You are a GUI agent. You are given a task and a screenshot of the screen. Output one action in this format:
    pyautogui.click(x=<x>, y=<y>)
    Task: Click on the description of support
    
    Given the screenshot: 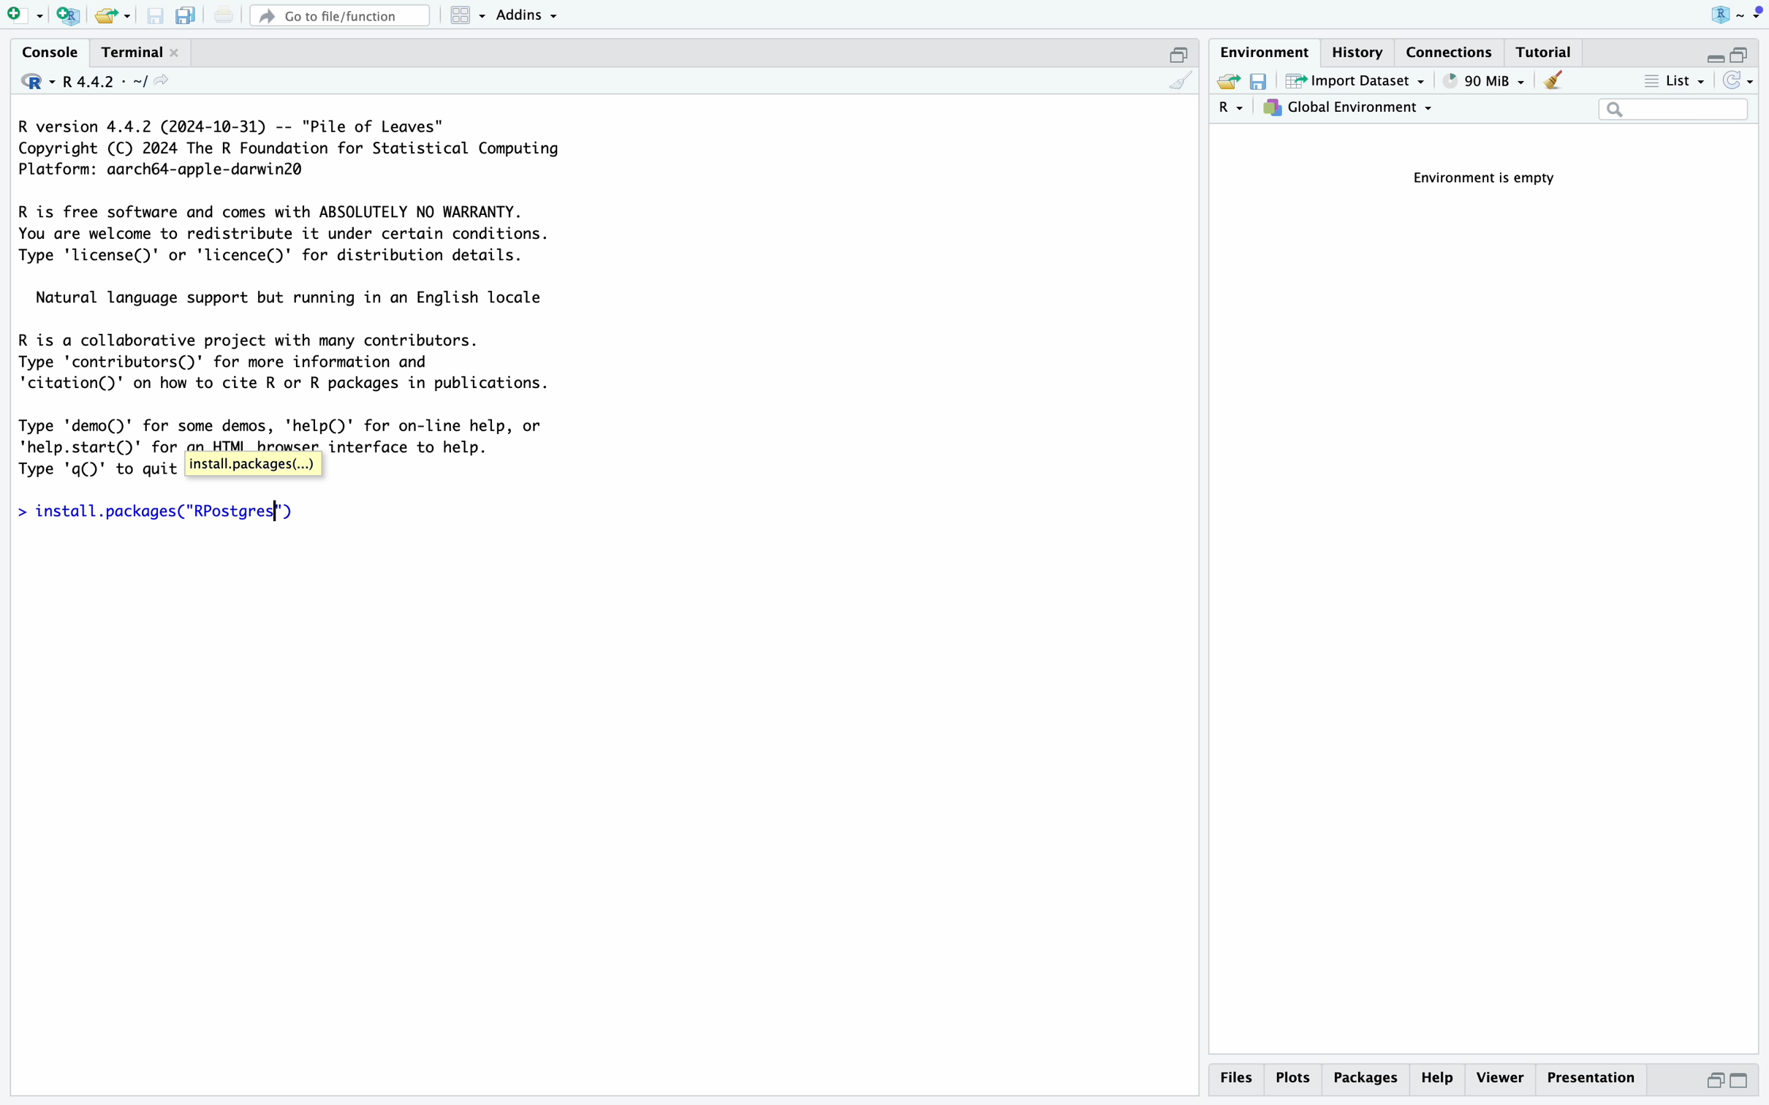 What is the action you would take?
    pyautogui.click(x=300, y=296)
    